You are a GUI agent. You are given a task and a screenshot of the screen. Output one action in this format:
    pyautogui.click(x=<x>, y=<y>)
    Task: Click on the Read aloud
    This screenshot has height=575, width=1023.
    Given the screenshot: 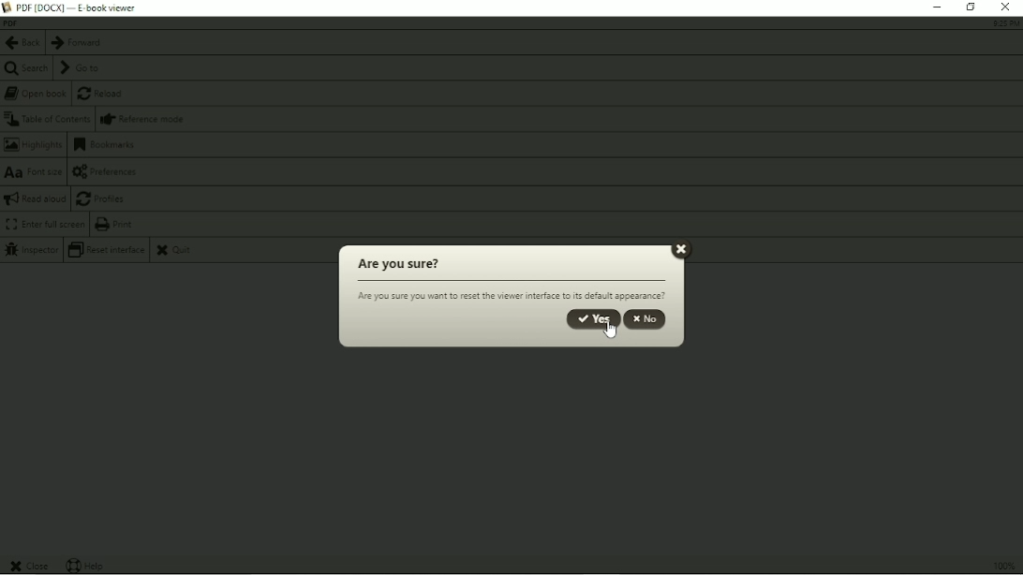 What is the action you would take?
    pyautogui.click(x=35, y=199)
    